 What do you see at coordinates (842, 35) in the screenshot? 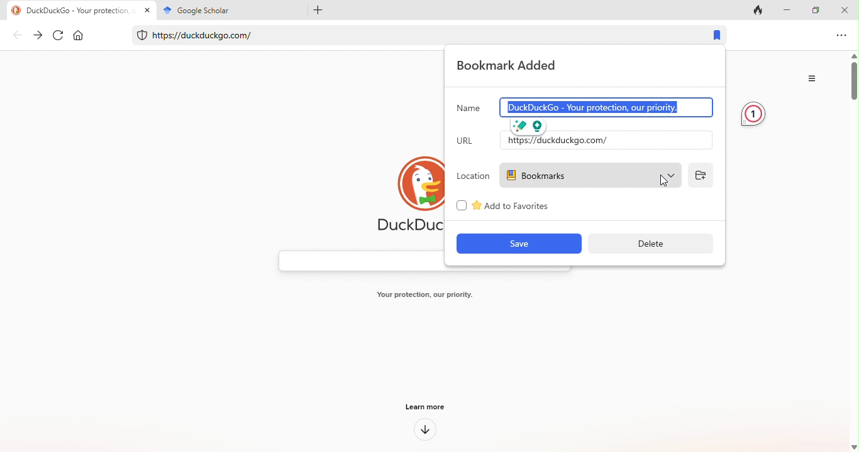
I see `options` at bounding box center [842, 35].